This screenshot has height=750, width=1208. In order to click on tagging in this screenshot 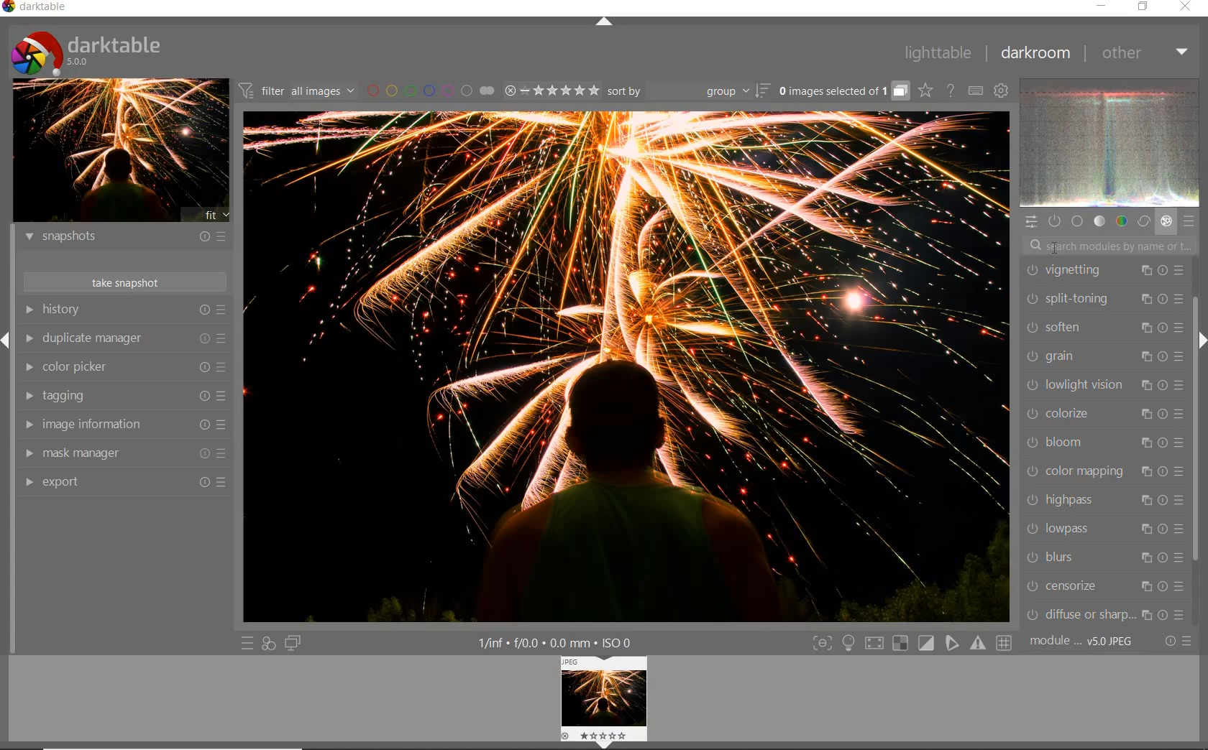, I will do `click(124, 397)`.